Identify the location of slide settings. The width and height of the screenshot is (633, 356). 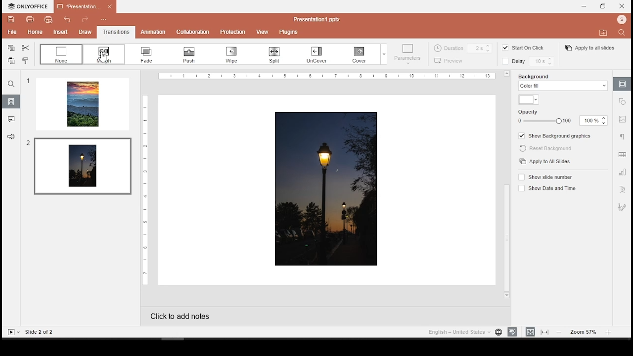
(622, 84).